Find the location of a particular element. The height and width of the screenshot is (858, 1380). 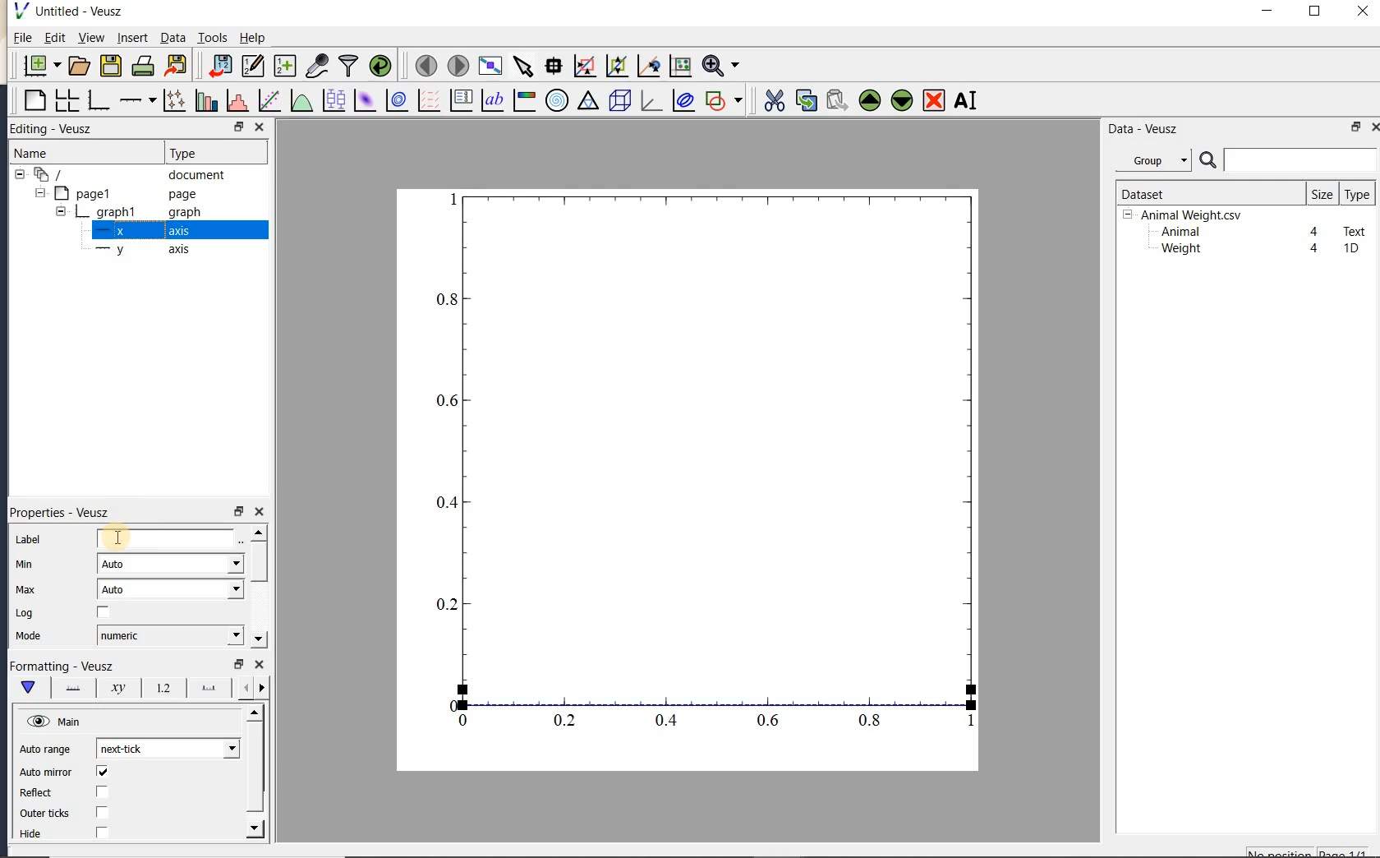

base graph is located at coordinates (97, 100).